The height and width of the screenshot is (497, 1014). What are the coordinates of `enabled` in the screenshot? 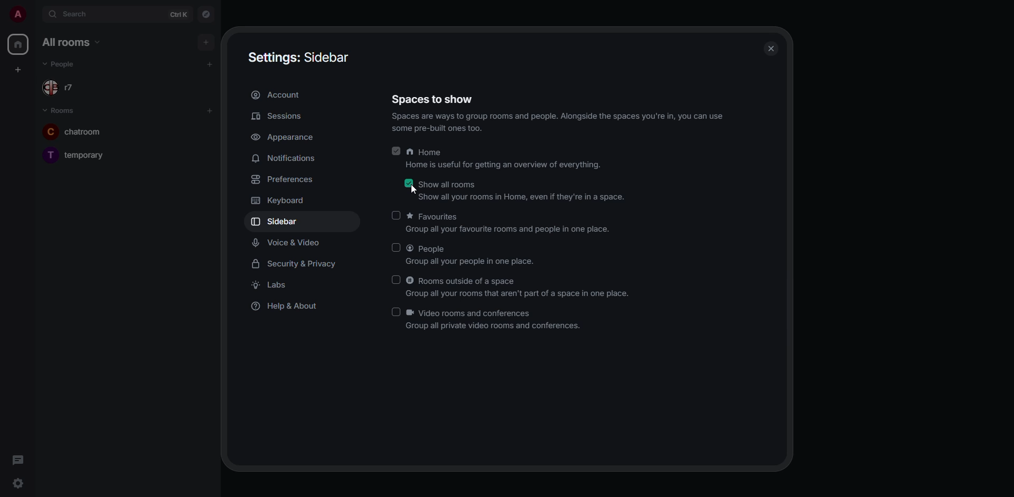 It's located at (406, 184).